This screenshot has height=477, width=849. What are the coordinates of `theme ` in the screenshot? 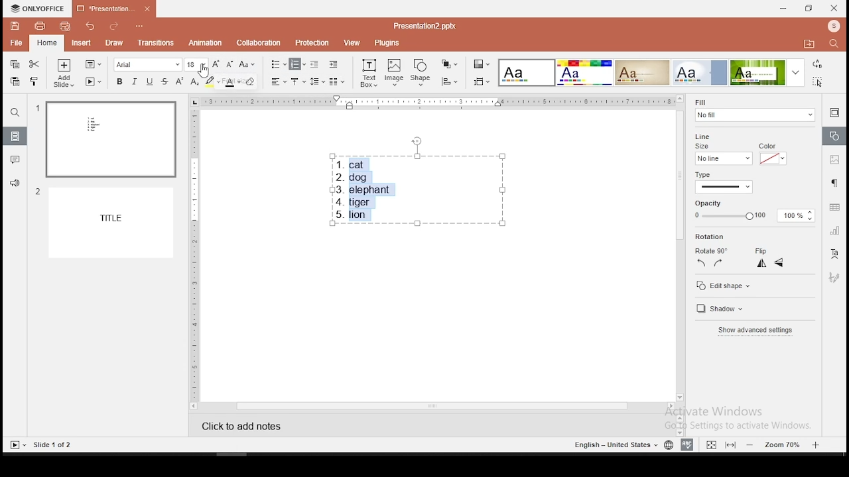 It's located at (642, 72).